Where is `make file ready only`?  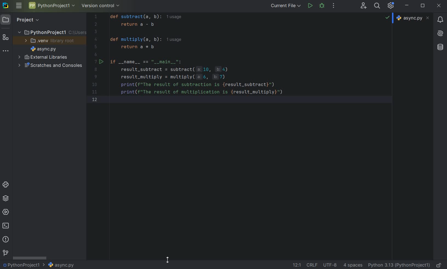
make file ready only is located at coordinates (440, 265).